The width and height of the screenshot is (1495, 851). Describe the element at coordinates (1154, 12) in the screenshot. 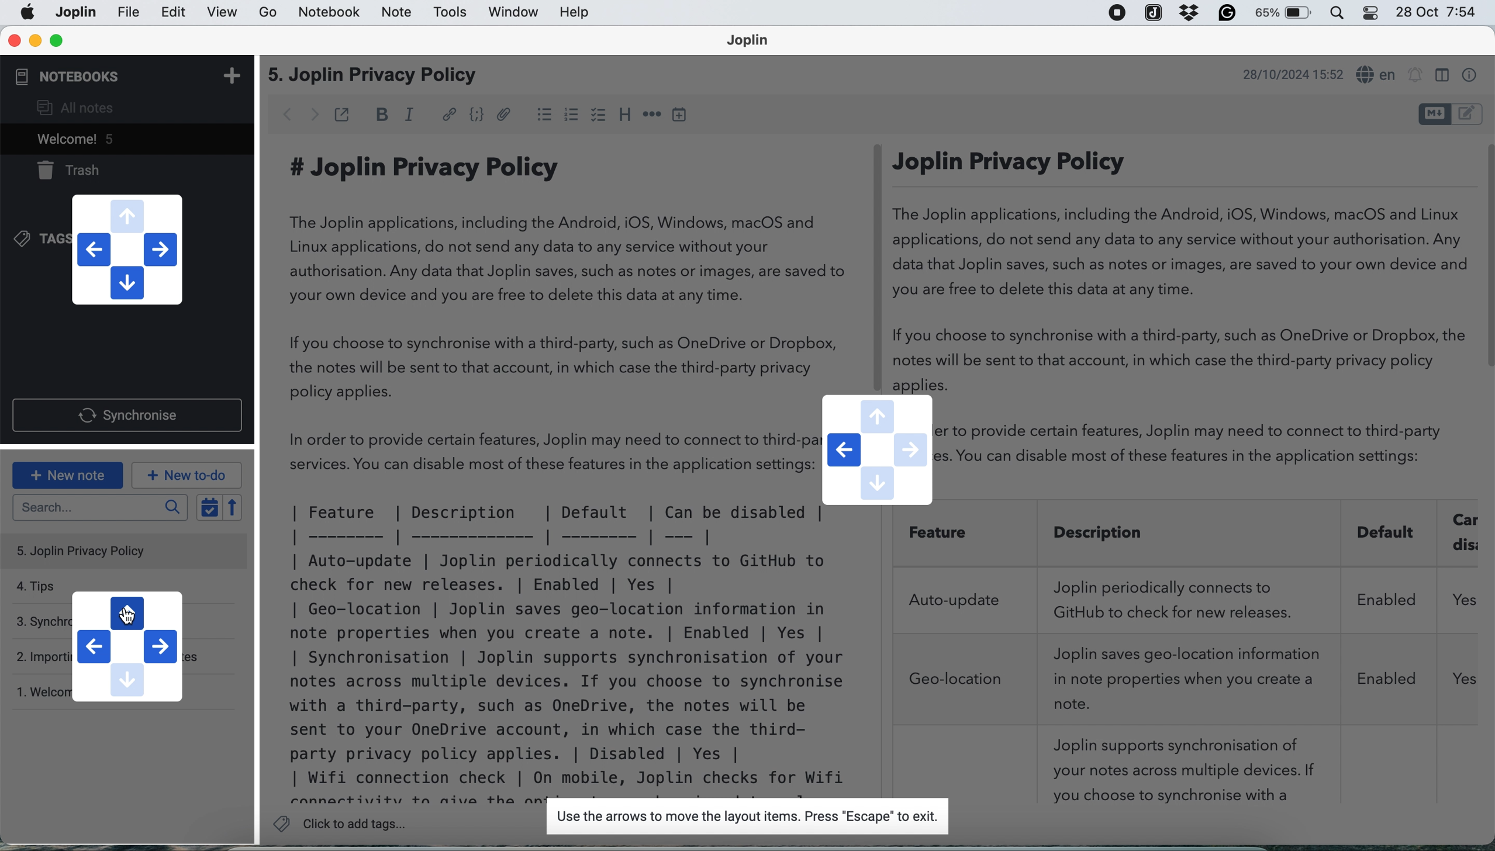

I see `joplin` at that location.